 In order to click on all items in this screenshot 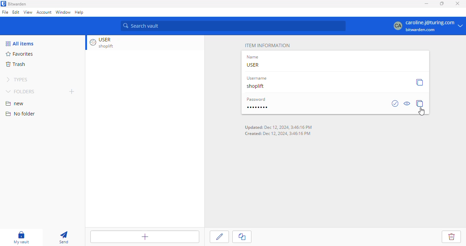, I will do `click(20, 44)`.